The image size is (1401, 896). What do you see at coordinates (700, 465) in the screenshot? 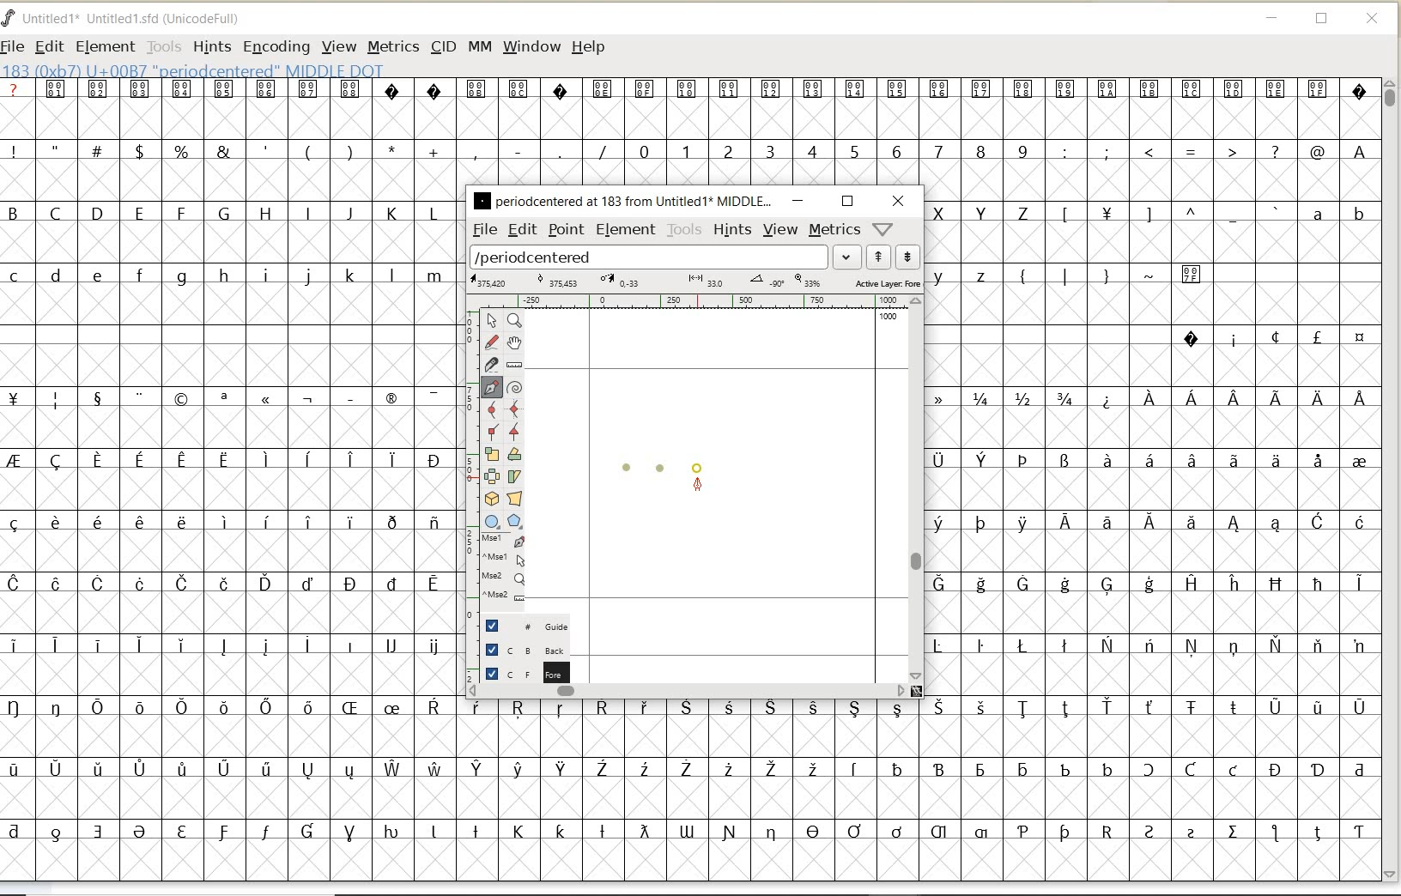
I see `dot` at bounding box center [700, 465].